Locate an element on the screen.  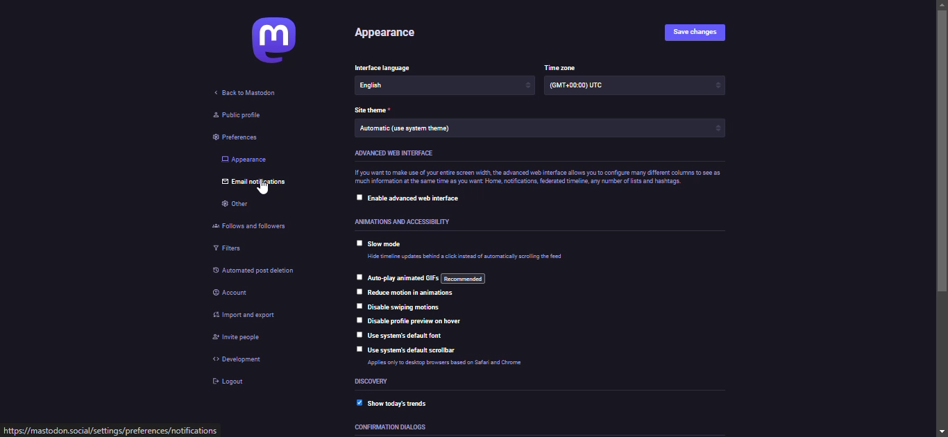
reduce motion in animations is located at coordinates (412, 293).